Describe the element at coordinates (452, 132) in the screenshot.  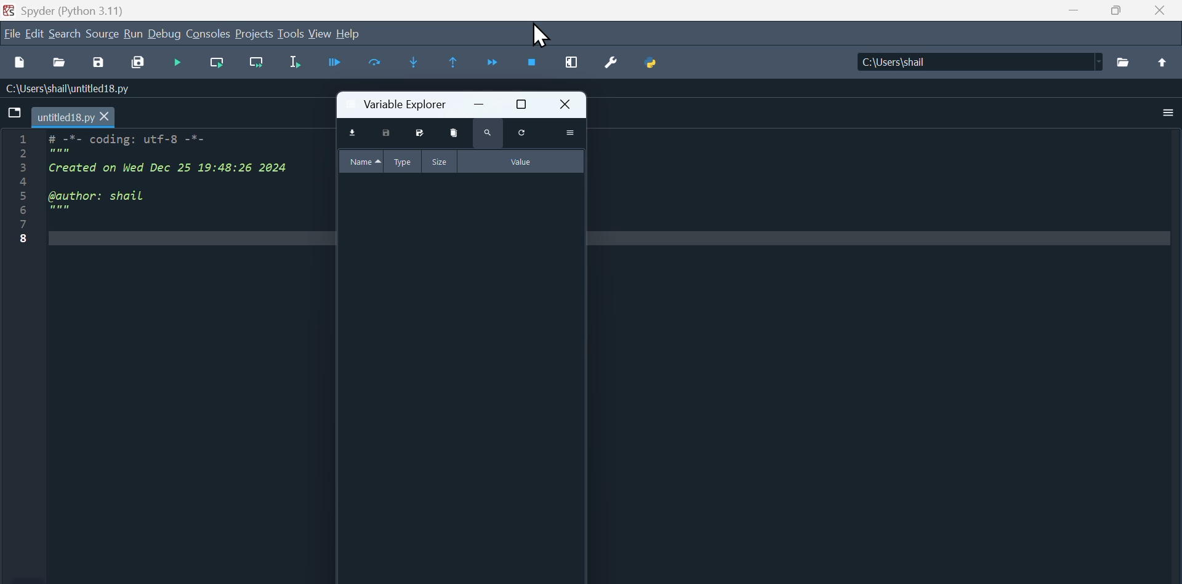
I see `delete variables` at that location.